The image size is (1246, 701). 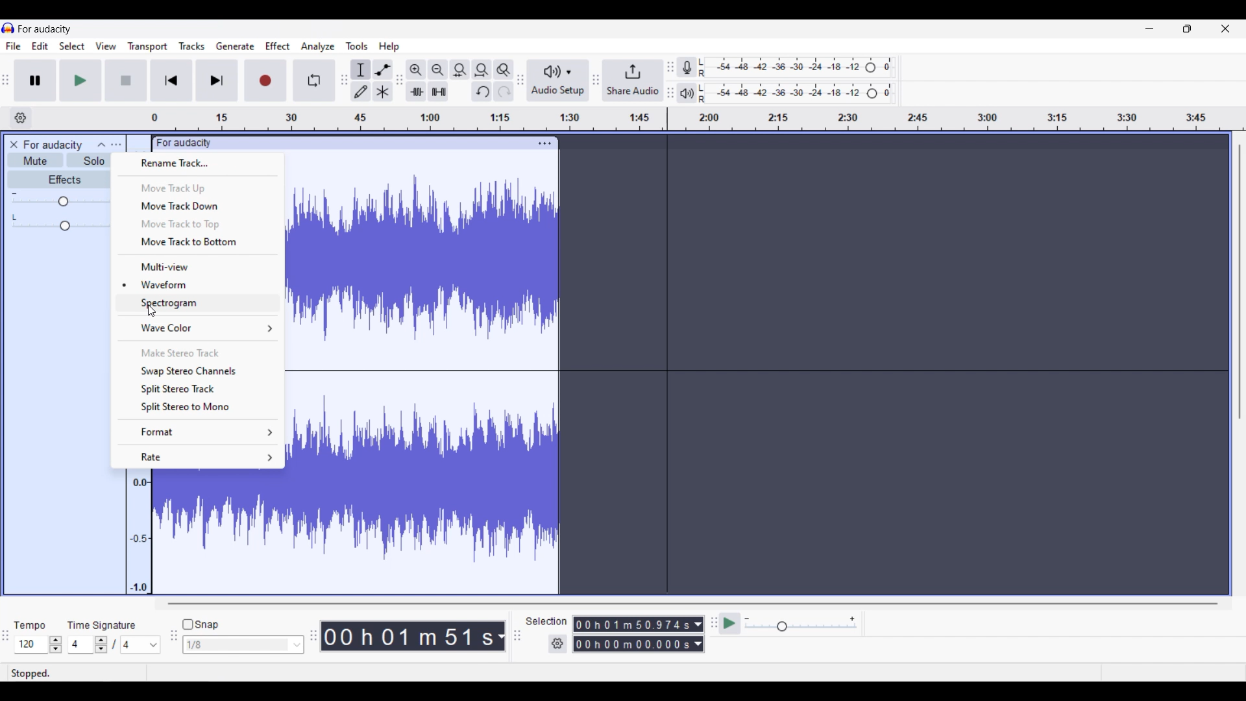 What do you see at coordinates (438, 69) in the screenshot?
I see `Zoom out` at bounding box center [438, 69].